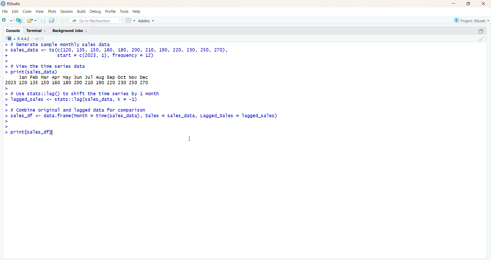  Describe the element at coordinates (95, 12) in the screenshot. I see `debug` at that location.